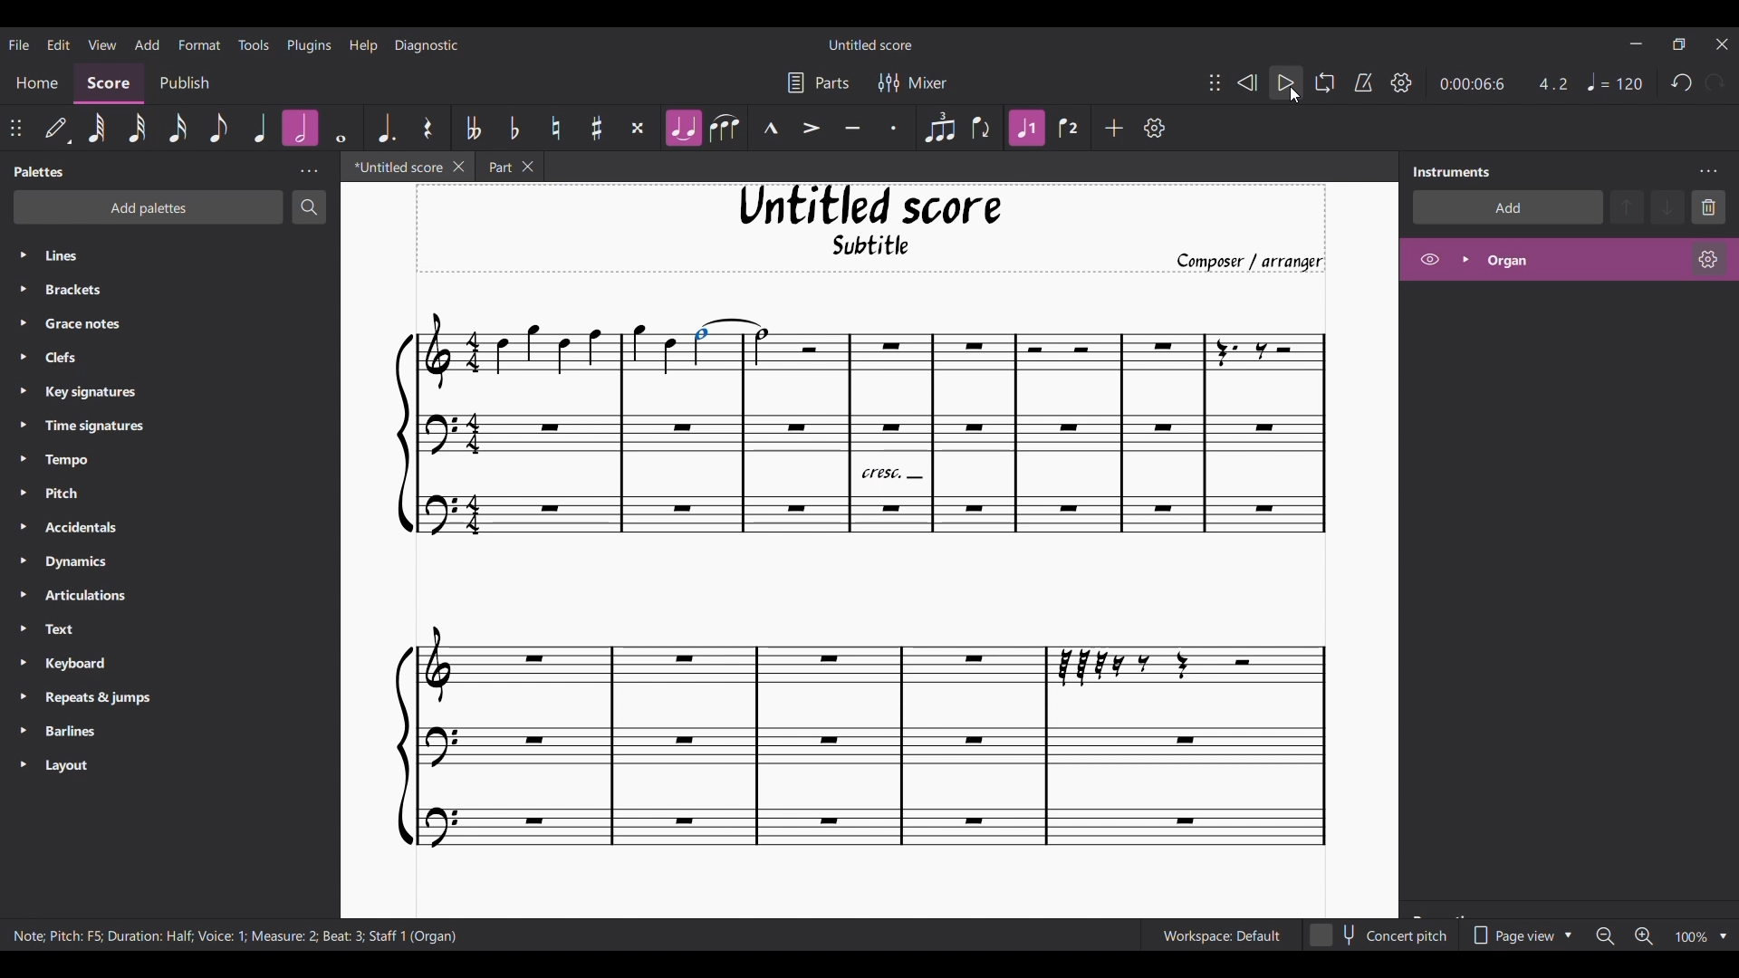  Describe the element at coordinates (771, 128) in the screenshot. I see `Marcato` at that location.